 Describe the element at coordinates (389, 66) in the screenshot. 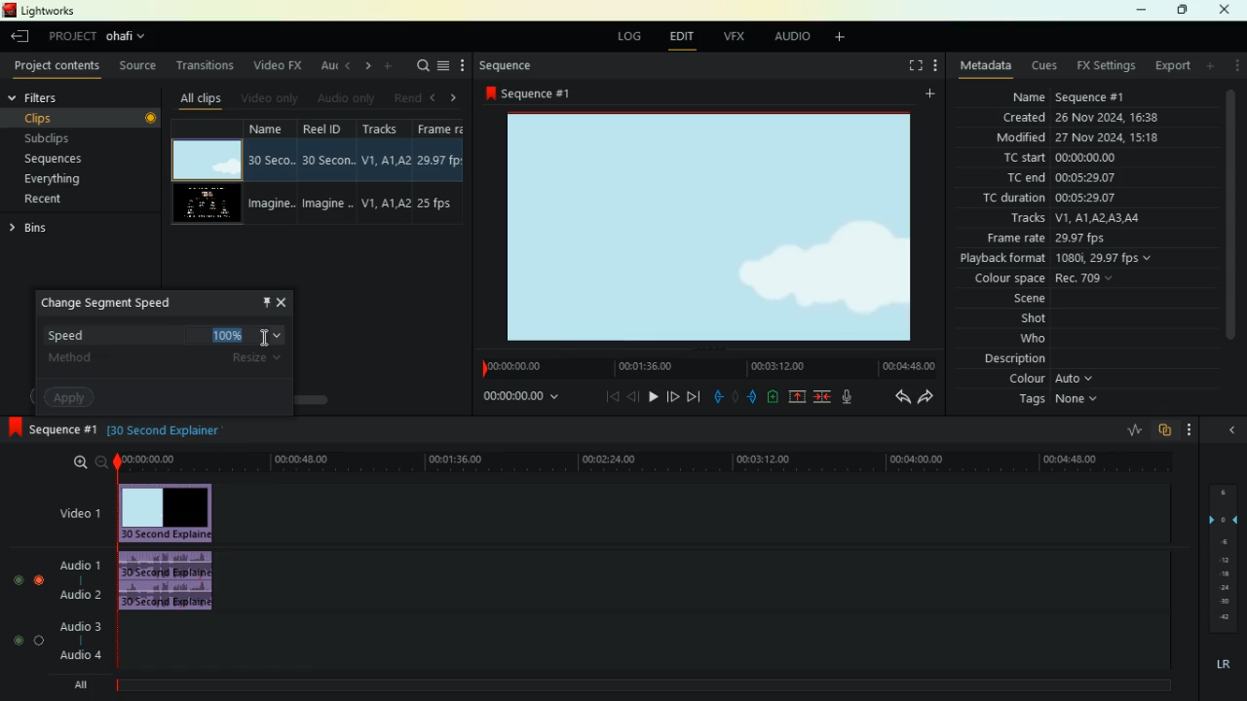

I see `add` at that location.